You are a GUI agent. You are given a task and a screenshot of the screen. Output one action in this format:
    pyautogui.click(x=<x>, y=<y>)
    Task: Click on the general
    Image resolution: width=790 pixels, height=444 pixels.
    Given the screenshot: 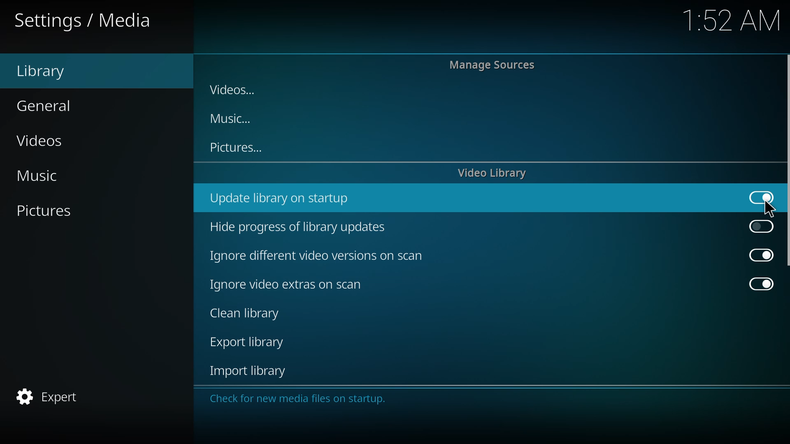 What is the action you would take?
    pyautogui.click(x=48, y=105)
    